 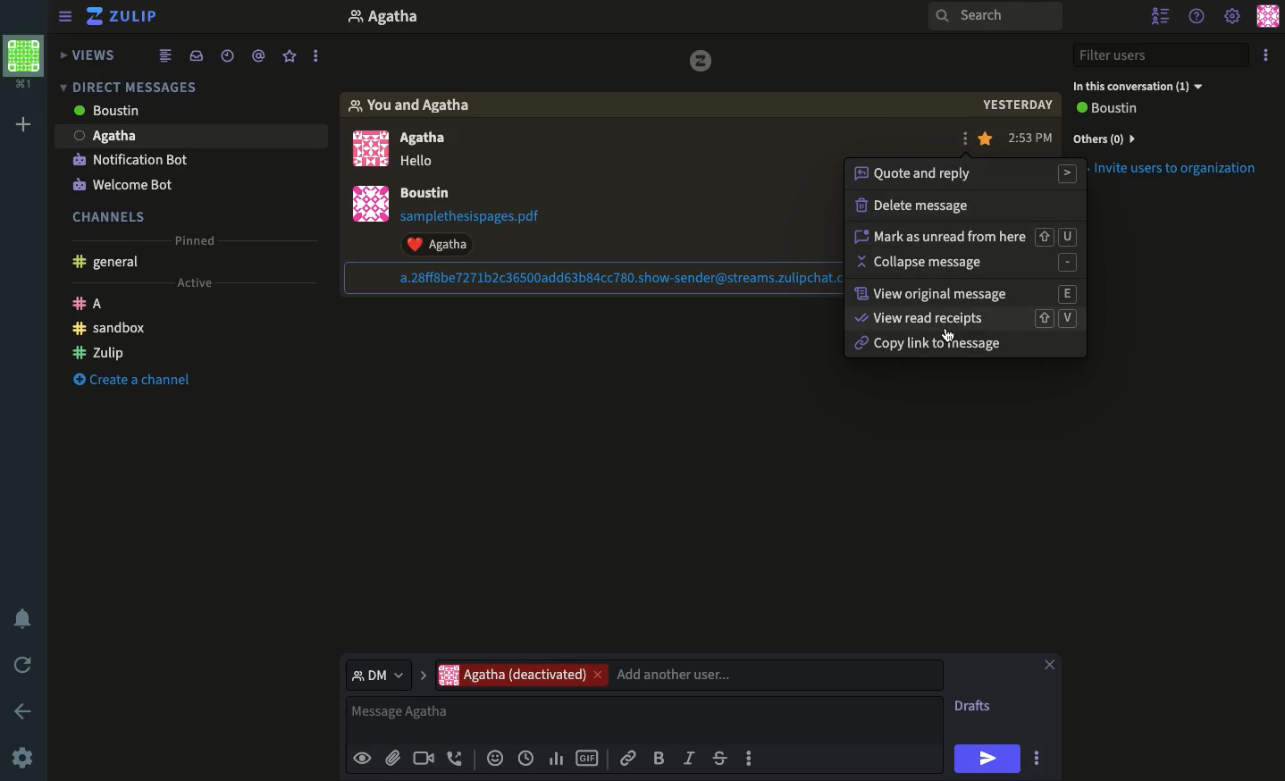 What do you see at coordinates (688, 675) in the screenshot?
I see `Users` at bounding box center [688, 675].